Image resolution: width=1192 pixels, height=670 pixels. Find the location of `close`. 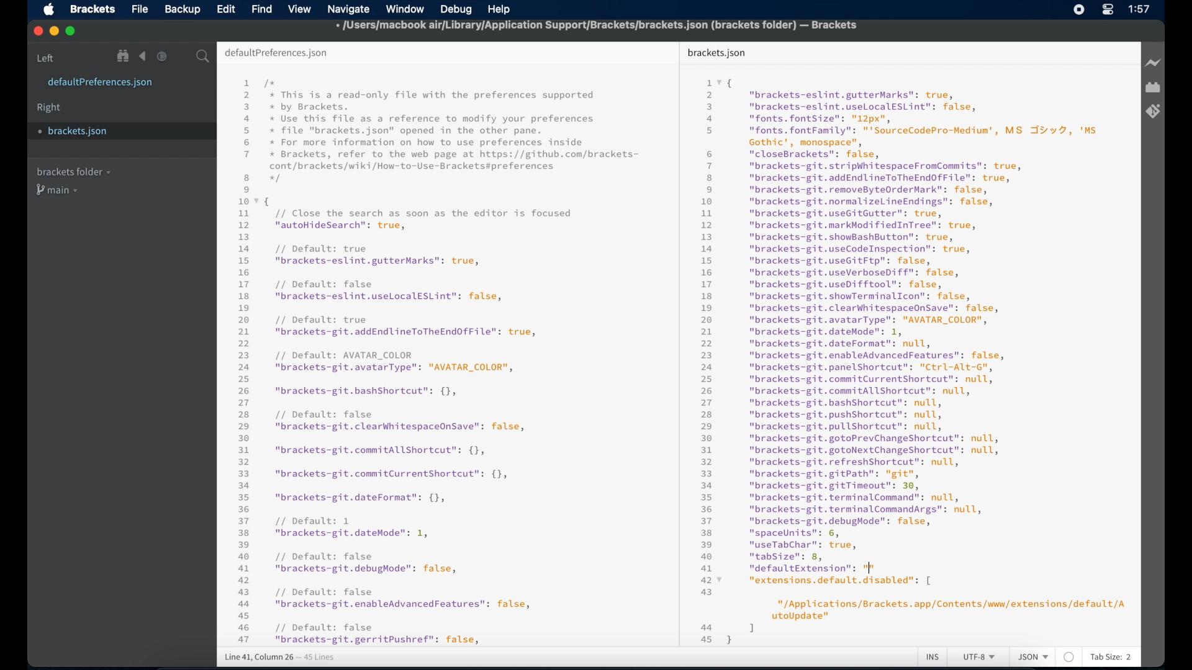

close is located at coordinates (37, 30).